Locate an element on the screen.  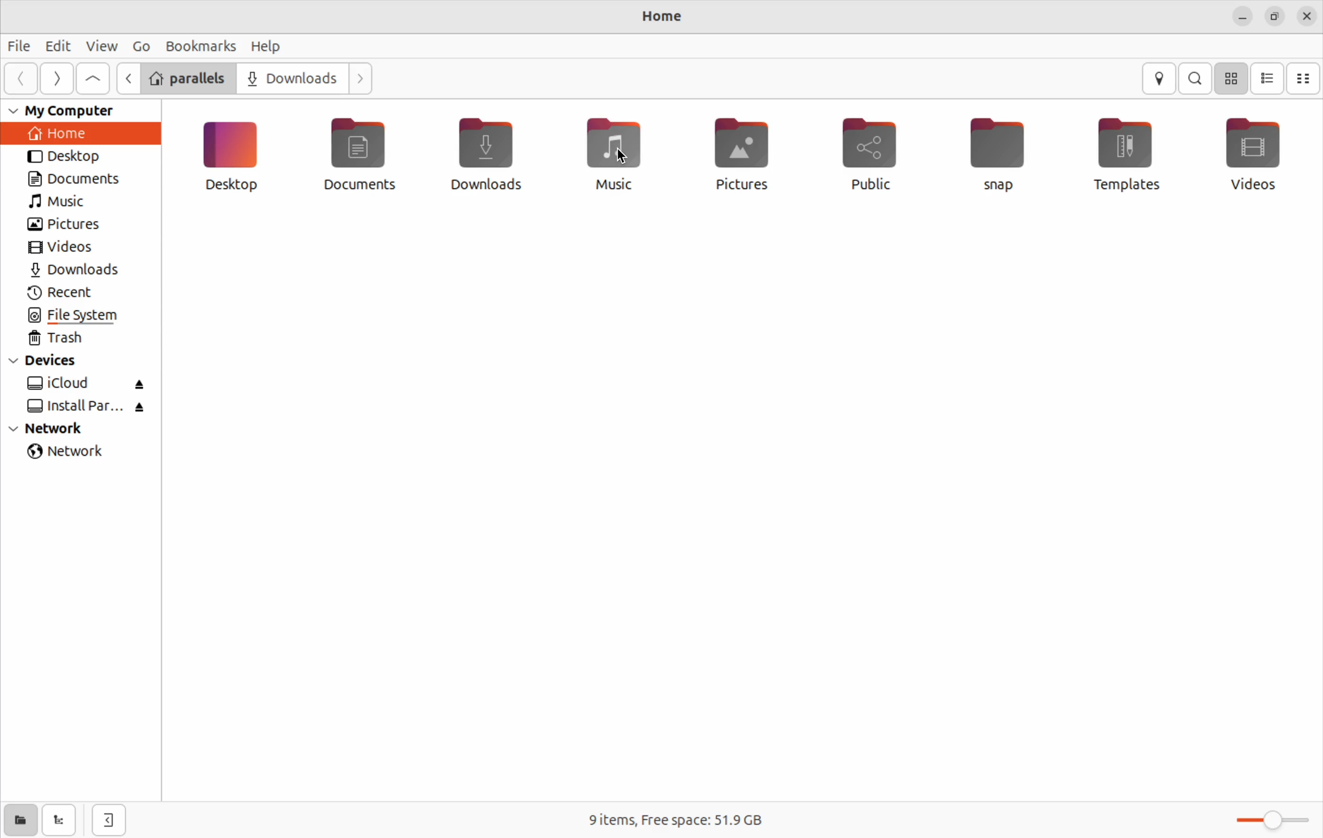
home is located at coordinates (74, 134).